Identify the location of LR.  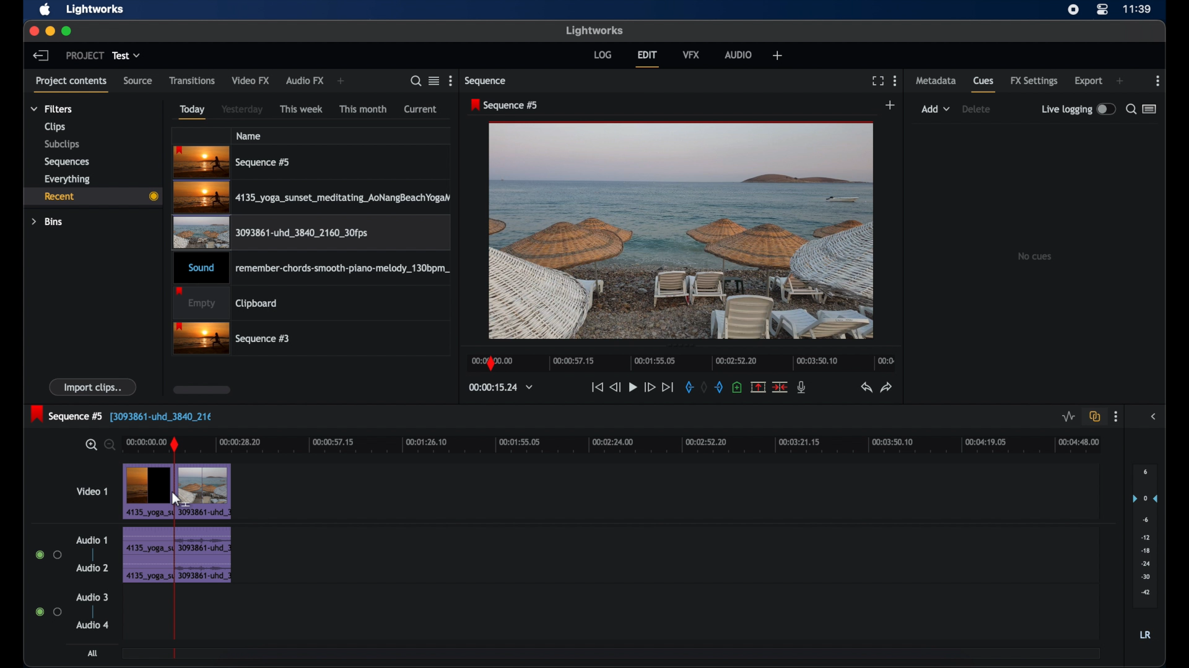
(1145, 635).